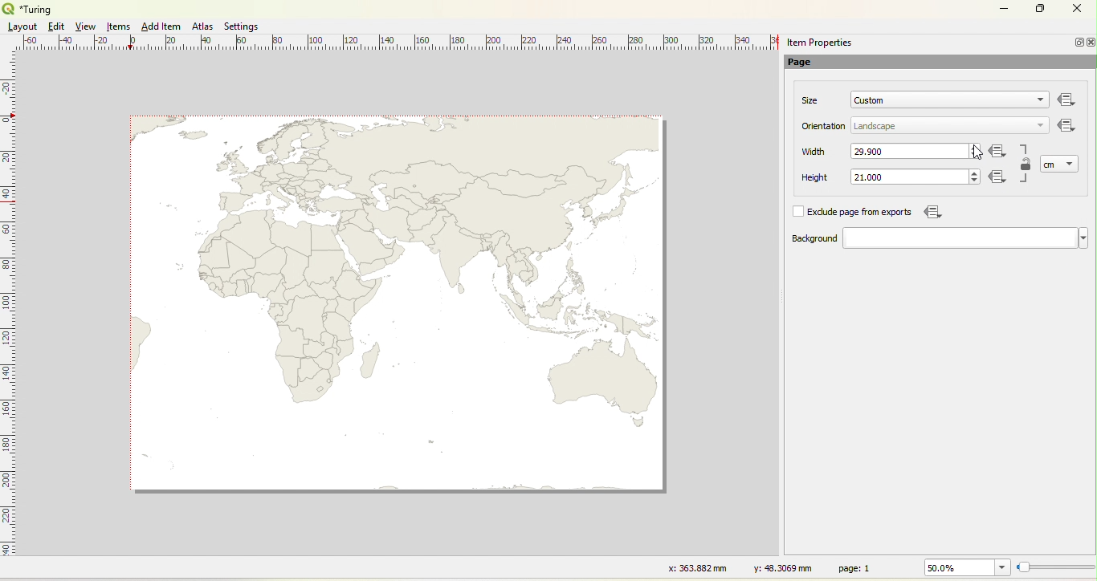 This screenshot has height=581, width=1097. I want to click on dropdown, so click(1037, 101).